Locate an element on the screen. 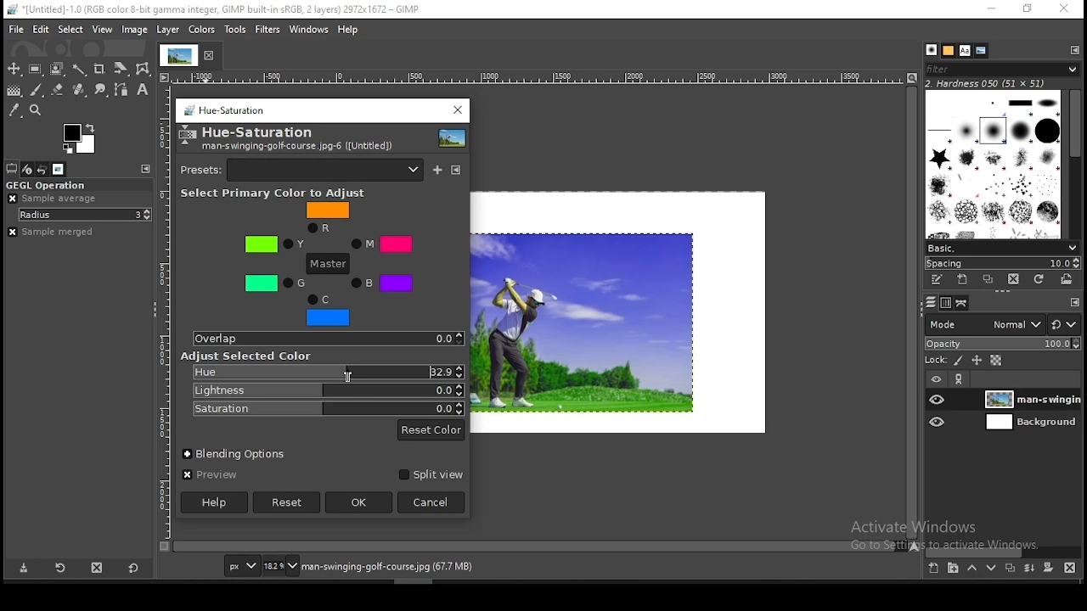 The width and height of the screenshot is (1087, 611). man-swinging-golf-course.jpg (67.7 mb) is located at coordinates (389, 568).